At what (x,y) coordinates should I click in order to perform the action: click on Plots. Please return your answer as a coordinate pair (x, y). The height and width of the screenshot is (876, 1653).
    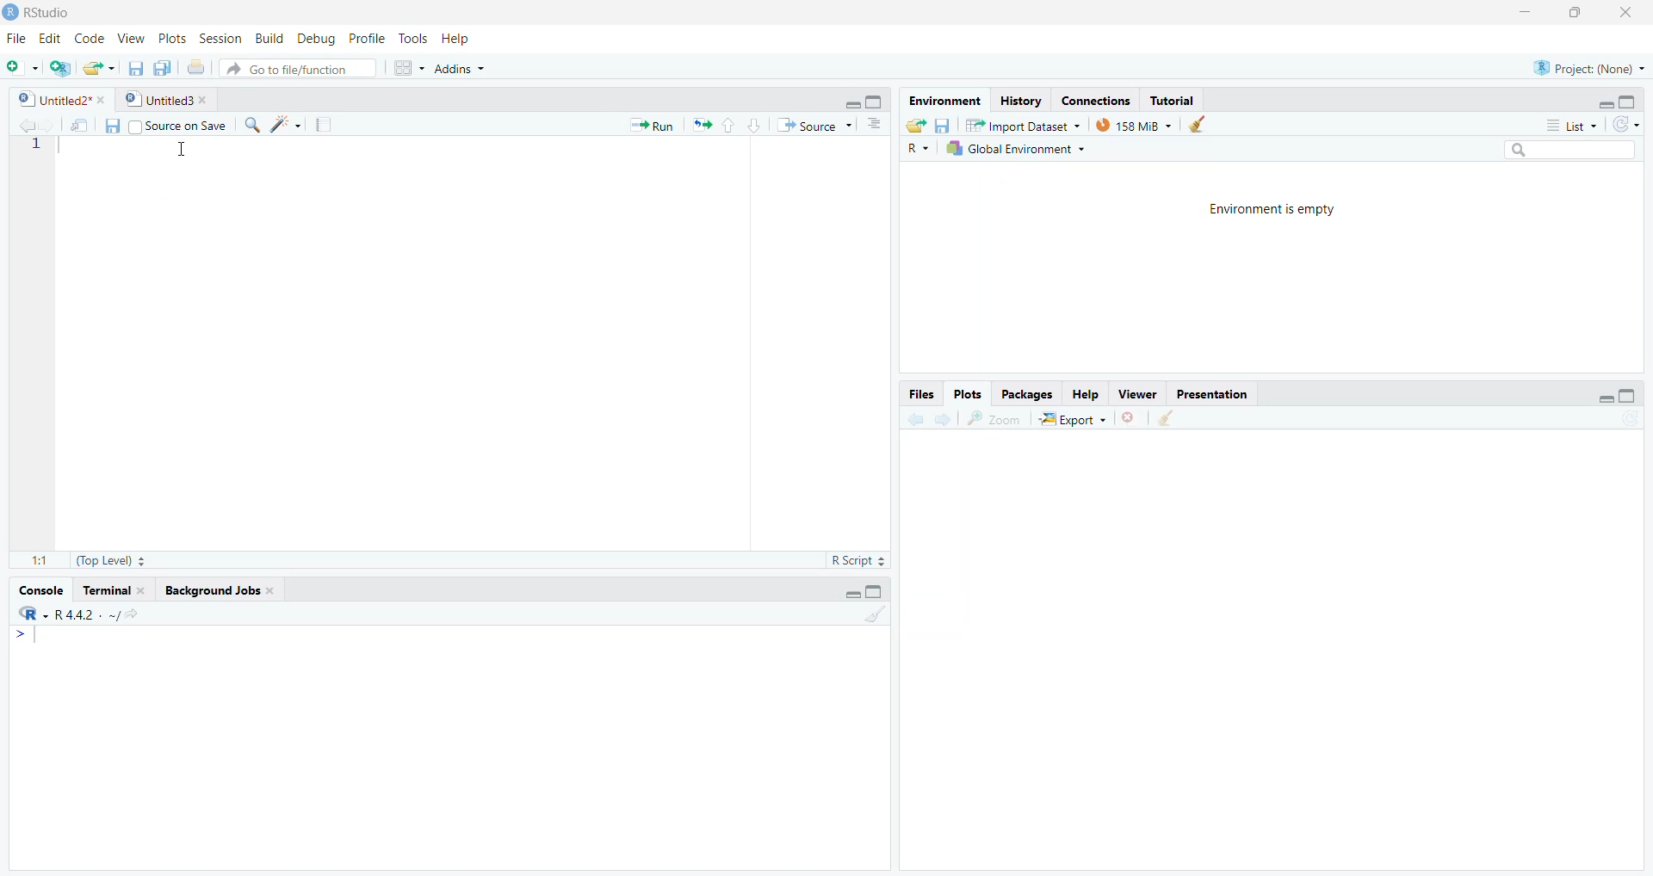
    Looking at the image, I should click on (970, 393).